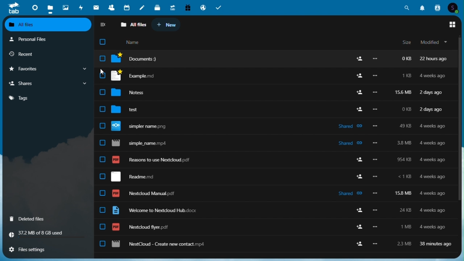 The width and height of the screenshot is (464, 261). What do you see at coordinates (102, 176) in the screenshot?
I see `check box` at bounding box center [102, 176].